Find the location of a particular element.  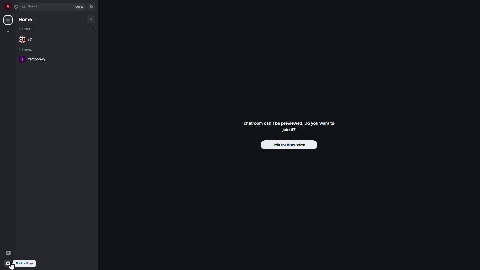

expand is located at coordinates (17, 6).